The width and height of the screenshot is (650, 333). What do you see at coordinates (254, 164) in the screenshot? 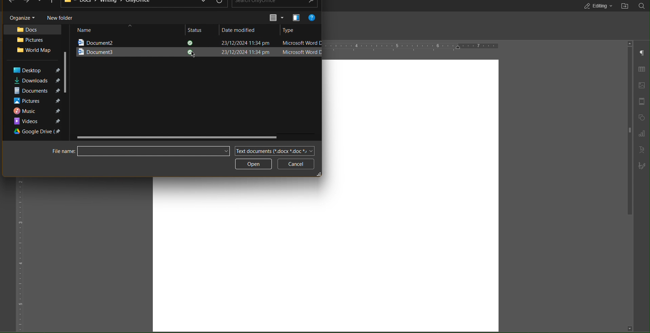
I see `Open` at bounding box center [254, 164].